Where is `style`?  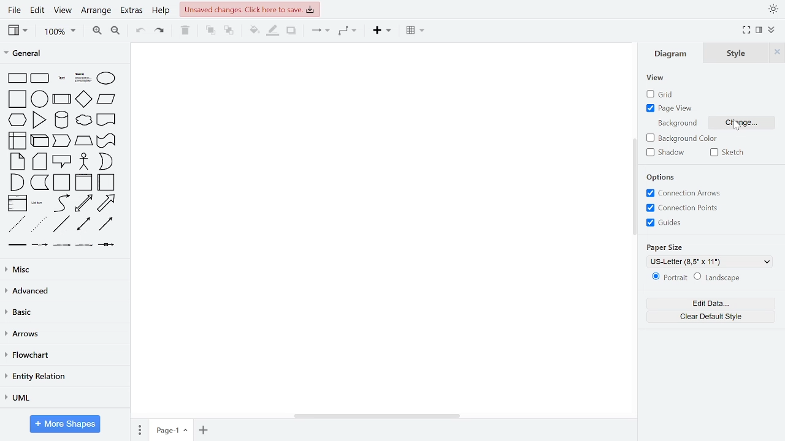 style is located at coordinates (740, 53).